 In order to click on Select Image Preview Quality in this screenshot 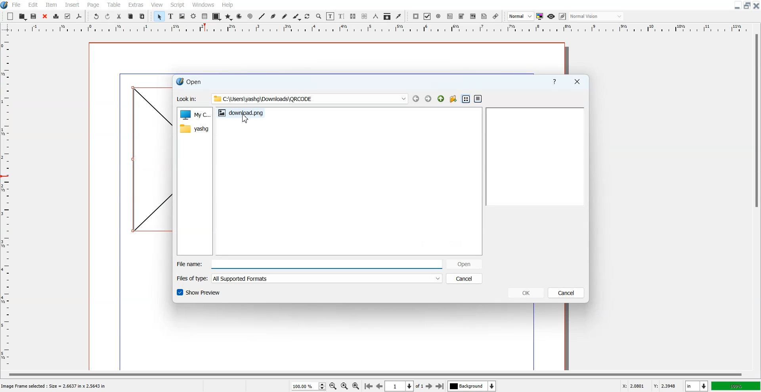, I will do `click(520, 16)`.